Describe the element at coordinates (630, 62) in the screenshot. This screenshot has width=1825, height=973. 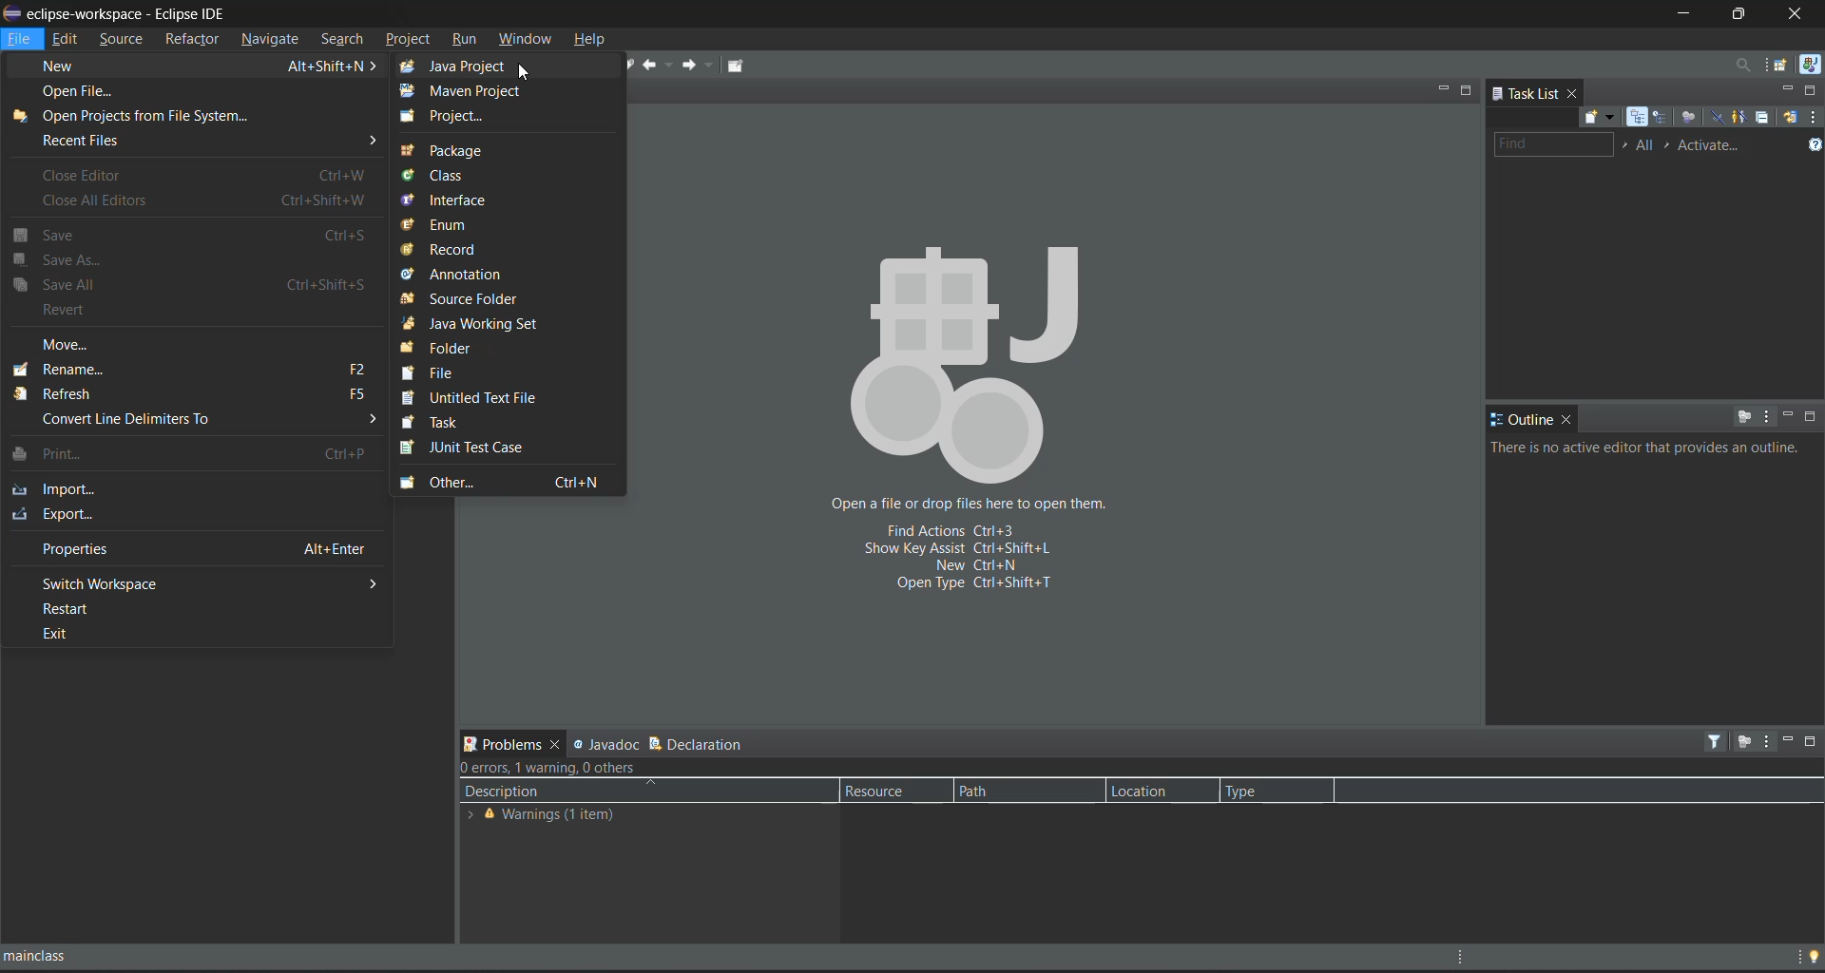
I see `next edit location` at that location.